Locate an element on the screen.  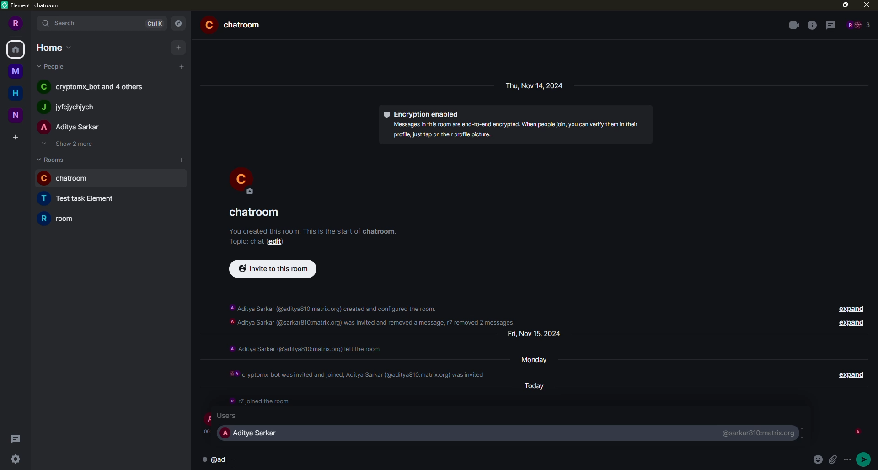
attach is located at coordinates (835, 460).